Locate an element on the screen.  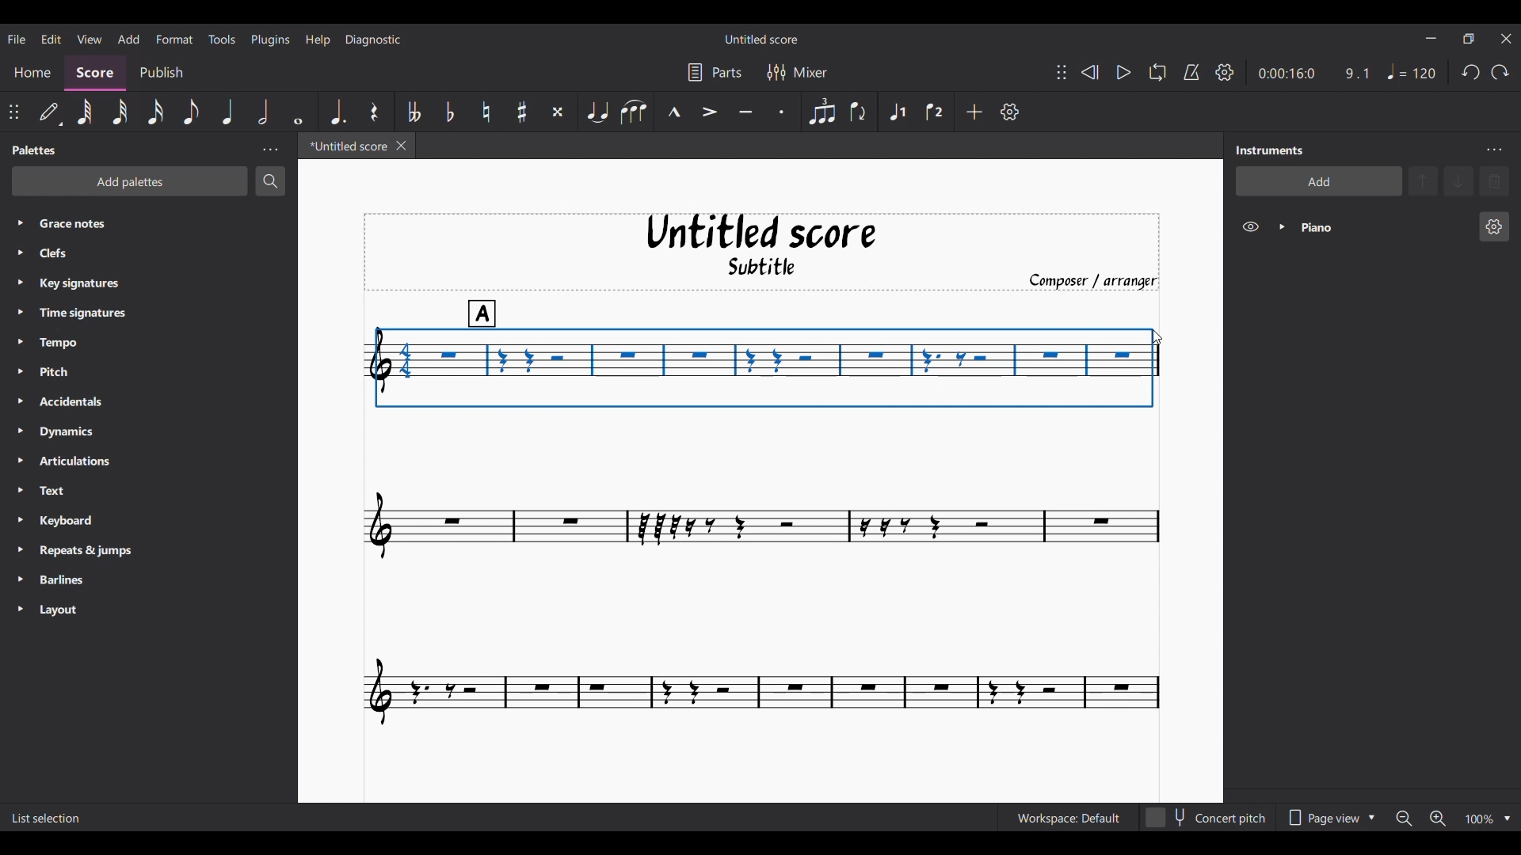
Change position of toolbar attached is located at coordinates (13, 111).